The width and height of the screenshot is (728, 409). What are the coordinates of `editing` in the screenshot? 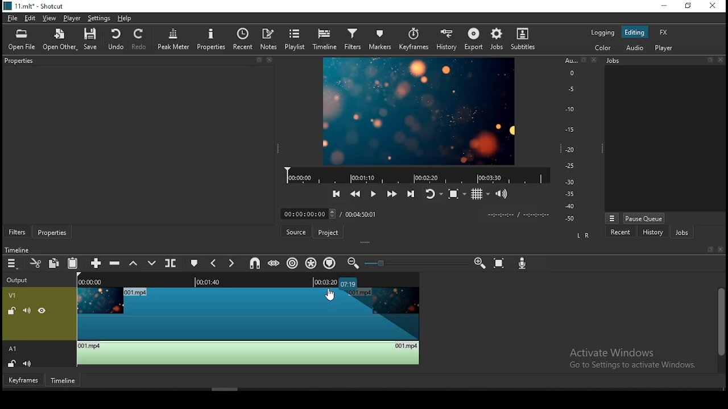 It's located at (635, 32).